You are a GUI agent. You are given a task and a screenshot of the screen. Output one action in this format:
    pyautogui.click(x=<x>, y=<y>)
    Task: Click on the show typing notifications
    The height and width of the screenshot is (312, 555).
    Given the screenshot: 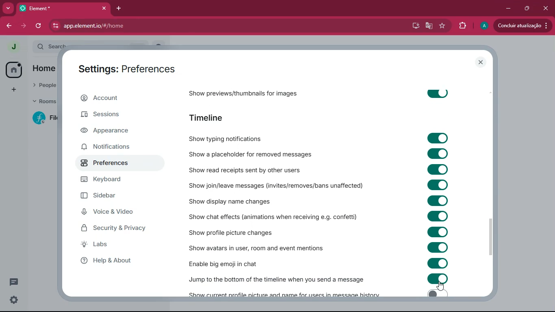 What is the action you would take?
    pyautogui.click(x=229, y=138)
    